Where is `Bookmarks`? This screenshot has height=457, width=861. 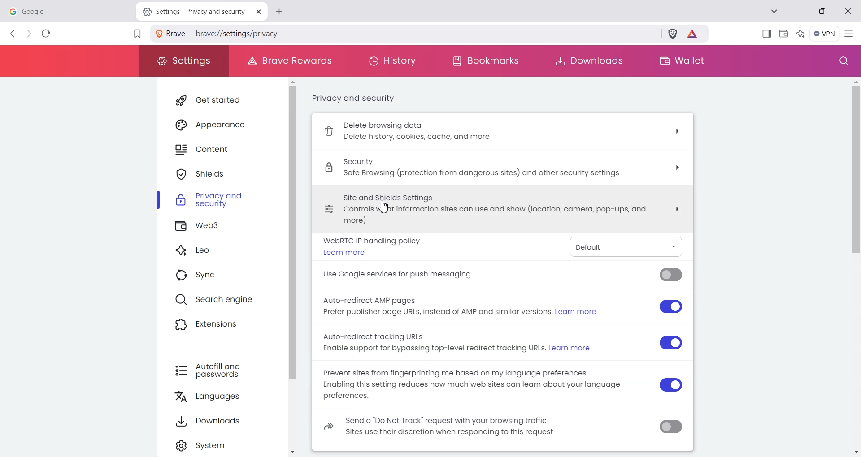
Bookmarks is located at coordinates (485, 61).